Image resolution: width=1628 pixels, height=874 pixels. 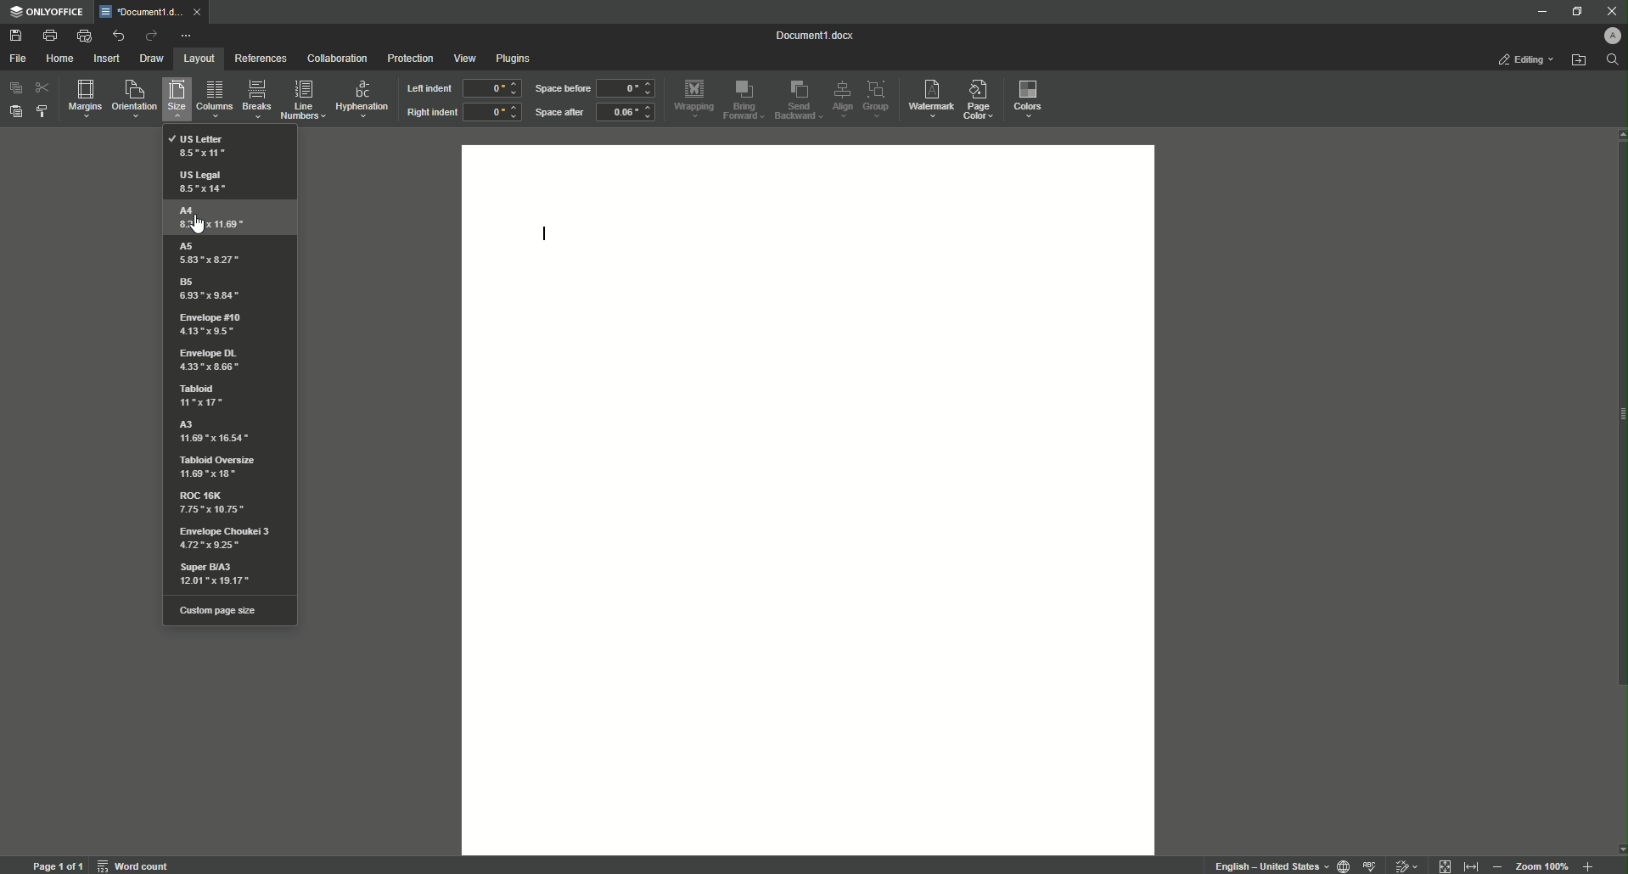 What do you see at coordinates (115, 35) in the screenshot?
I see `Undo` at bounding box center [115, 35].